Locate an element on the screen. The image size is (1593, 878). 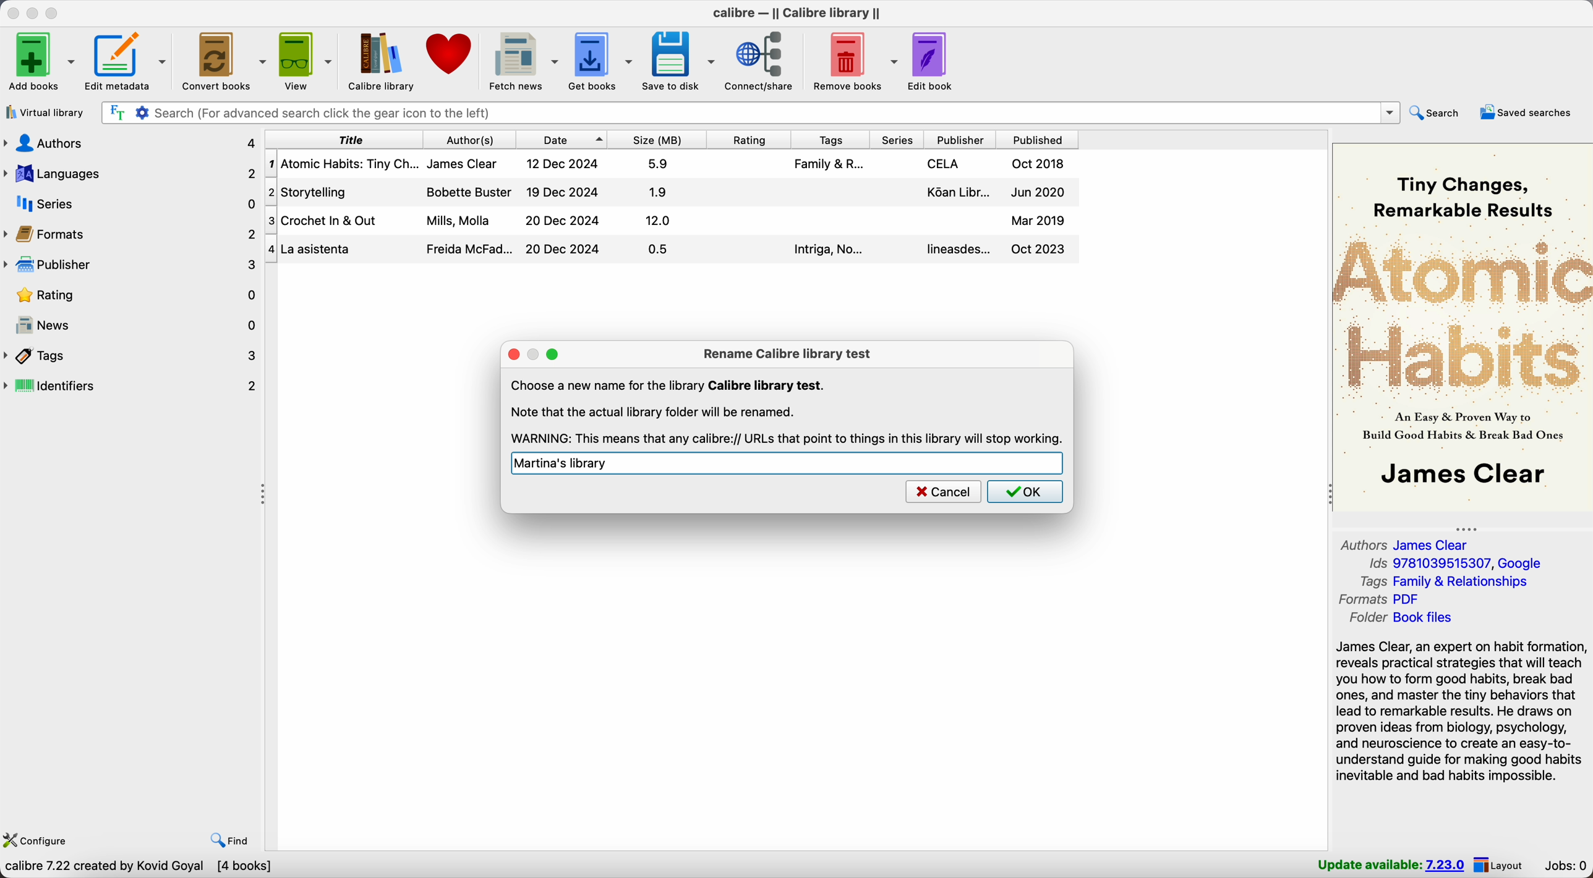
Crochet In & Out book is located at coordinates (674, 221).